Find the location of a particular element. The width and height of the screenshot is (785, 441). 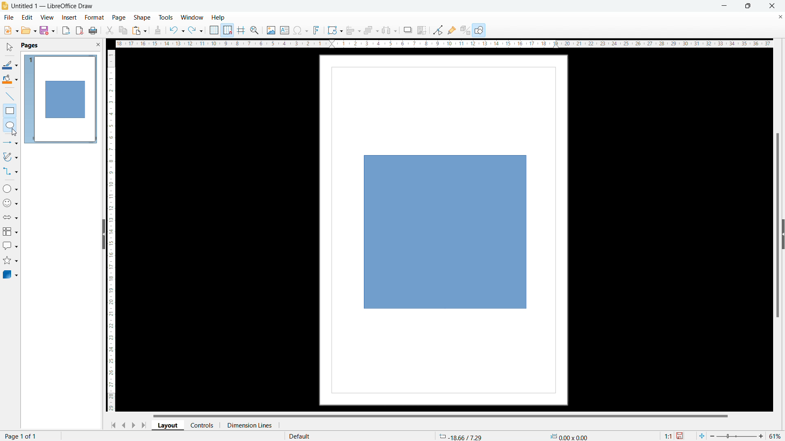

pages is located at coordinates (29, 45).